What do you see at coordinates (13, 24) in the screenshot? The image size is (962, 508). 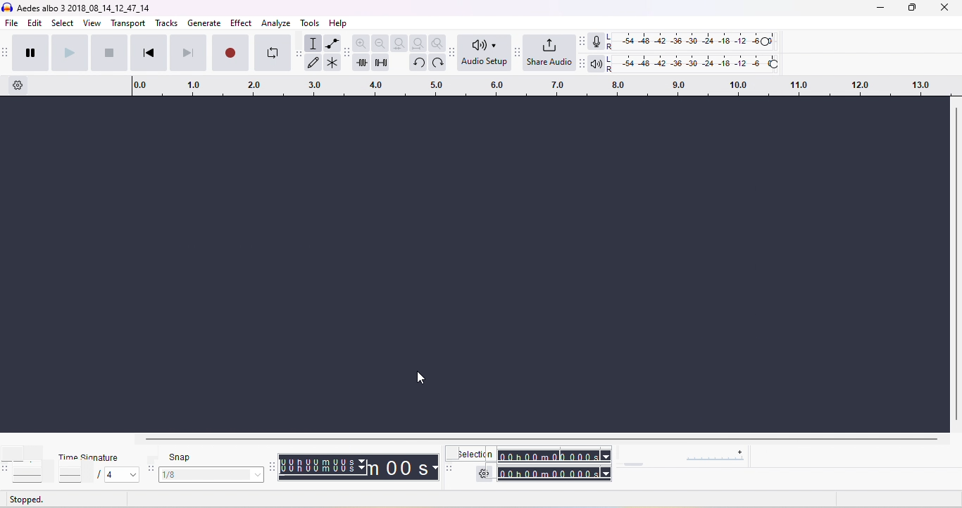 I see `file` at bounding box center [13, 24].